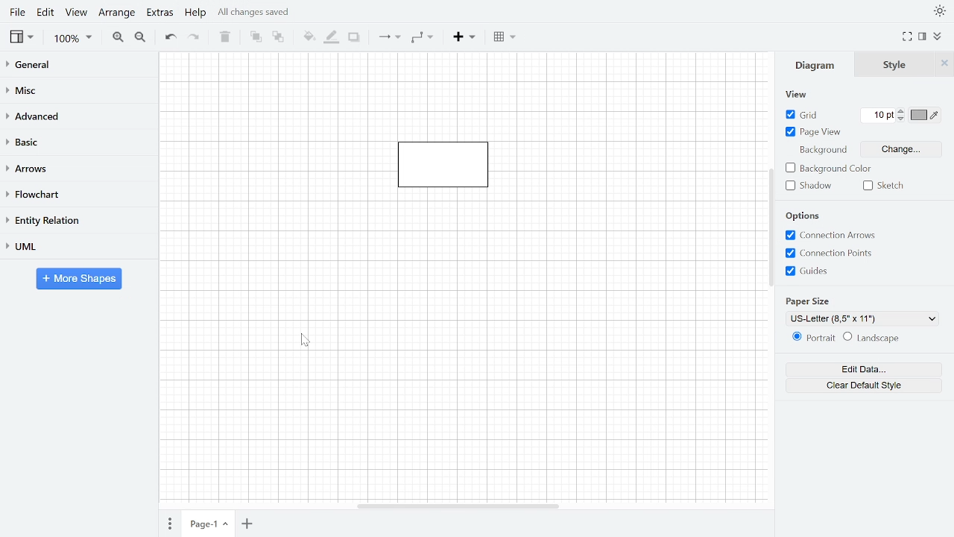 The width and height of the screenshot is (954, 537). I want to click on More shapes, so click(82, 279).